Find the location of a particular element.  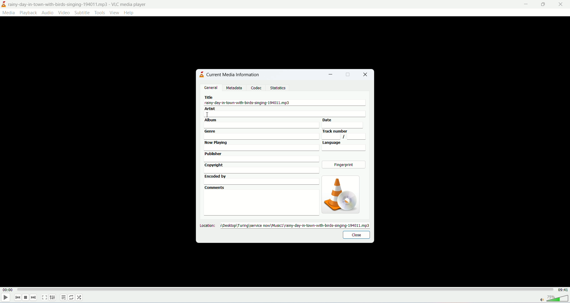

maximize is located at coordinates (544, 5).